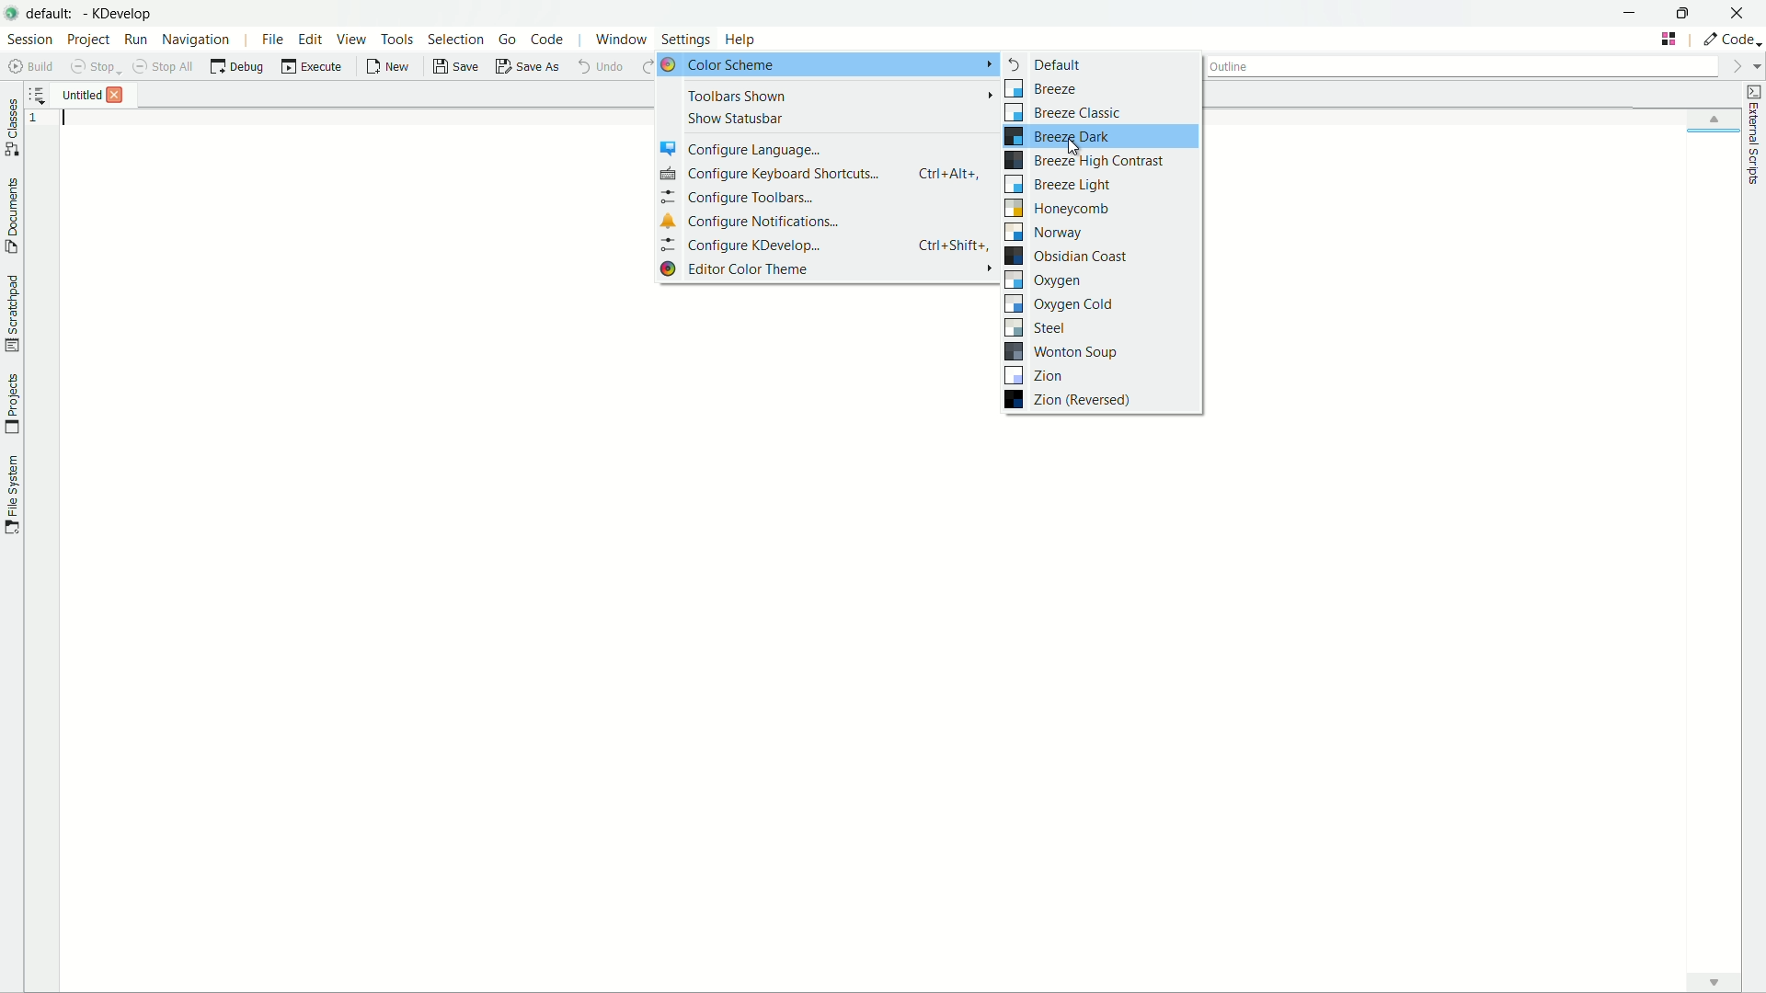 This screenshot has height=993, width=1766. What do you see at coordinates (528, 67) in the screenshot?
I see `save as` at bounding box center [528, 67].